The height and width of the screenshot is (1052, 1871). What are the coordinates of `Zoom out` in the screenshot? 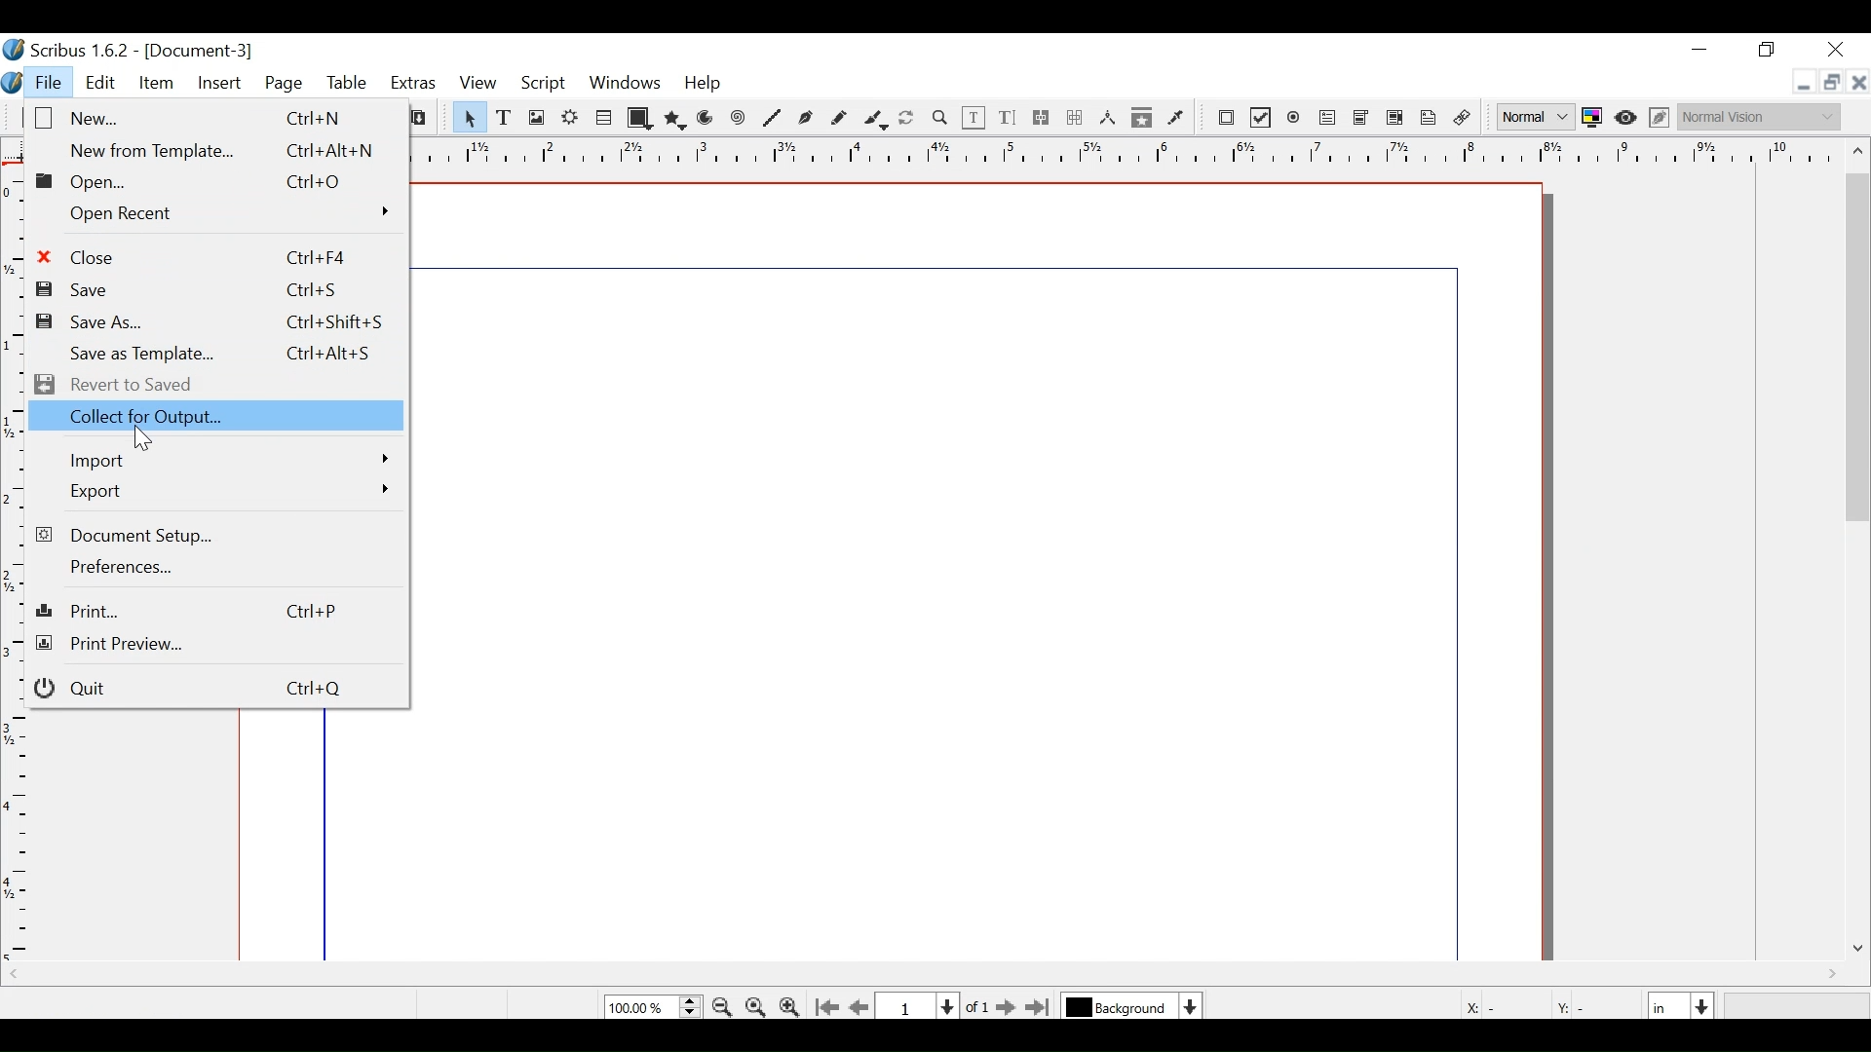 It's located at (724, 1006).